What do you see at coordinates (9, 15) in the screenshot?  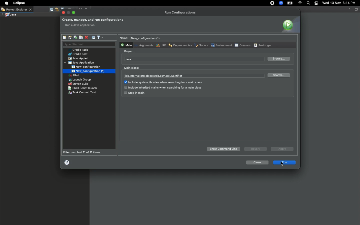 I see `Java project` at bounding box center [9, 15].